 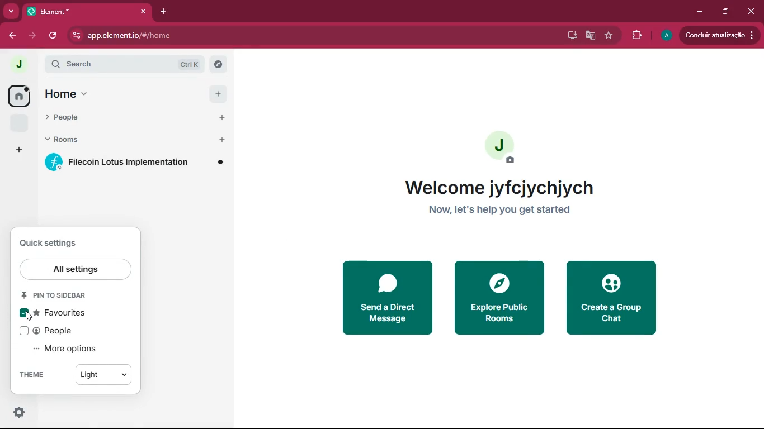 I want to click on Favourites, so click(x=61, y=313).